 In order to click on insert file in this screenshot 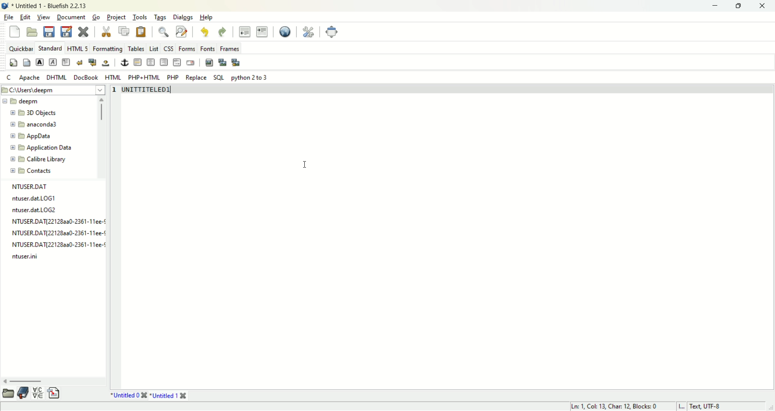, I will do `click(54, 393)`.